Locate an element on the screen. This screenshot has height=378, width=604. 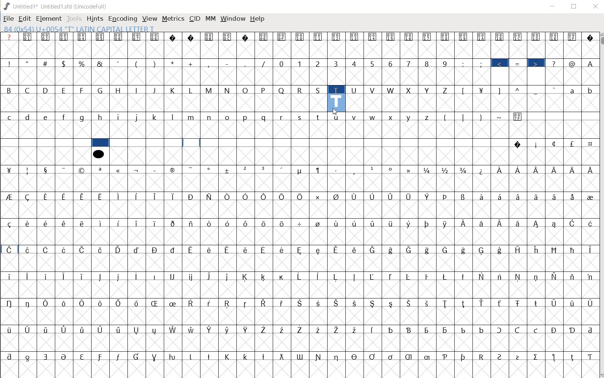
Symbol is located at coordinates (537, 170).